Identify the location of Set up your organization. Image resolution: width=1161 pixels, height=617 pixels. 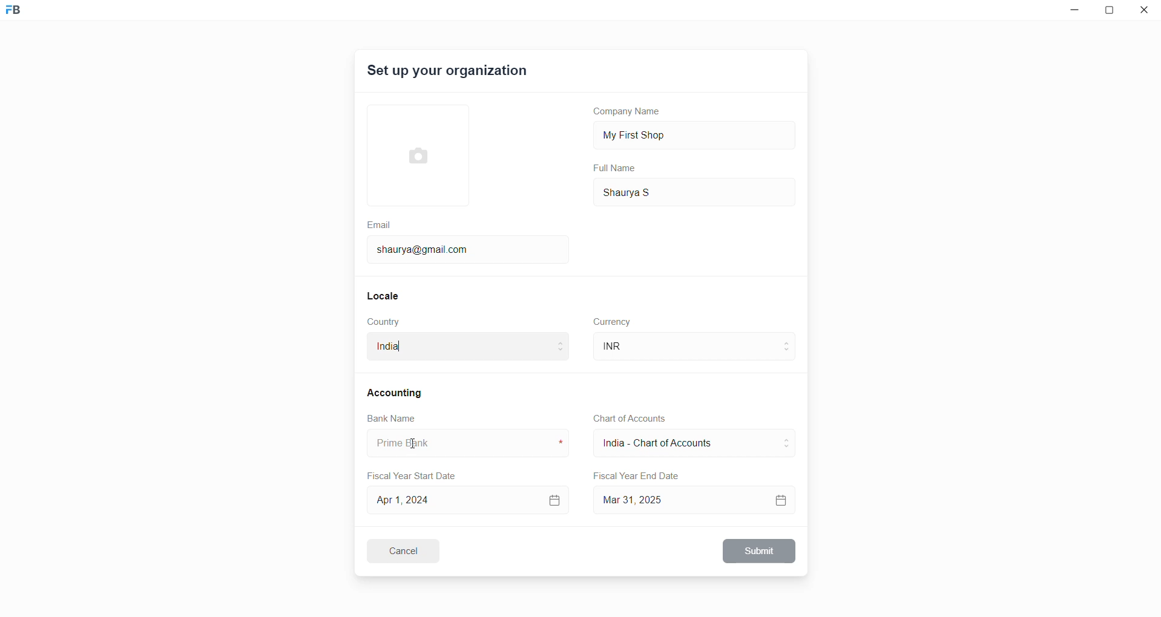
(449, 73).